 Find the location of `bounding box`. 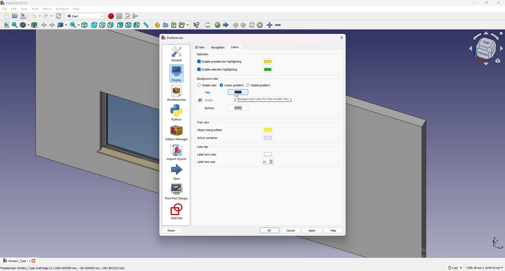

bounding box is located at coordinates (35, 25).